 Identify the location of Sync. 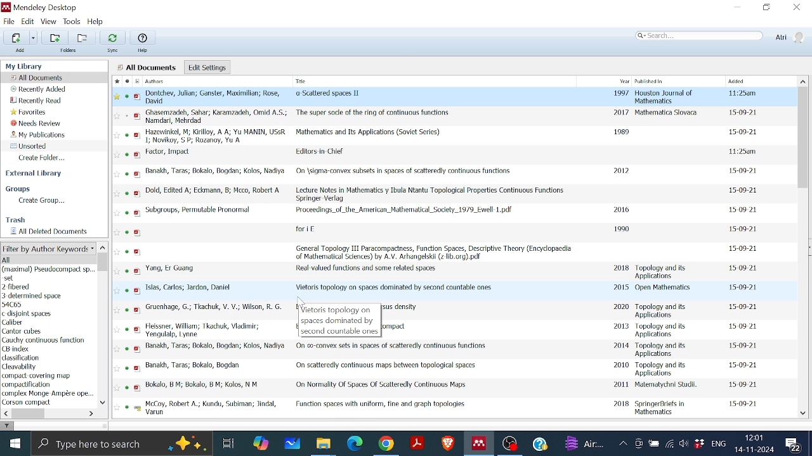
(112, 51).